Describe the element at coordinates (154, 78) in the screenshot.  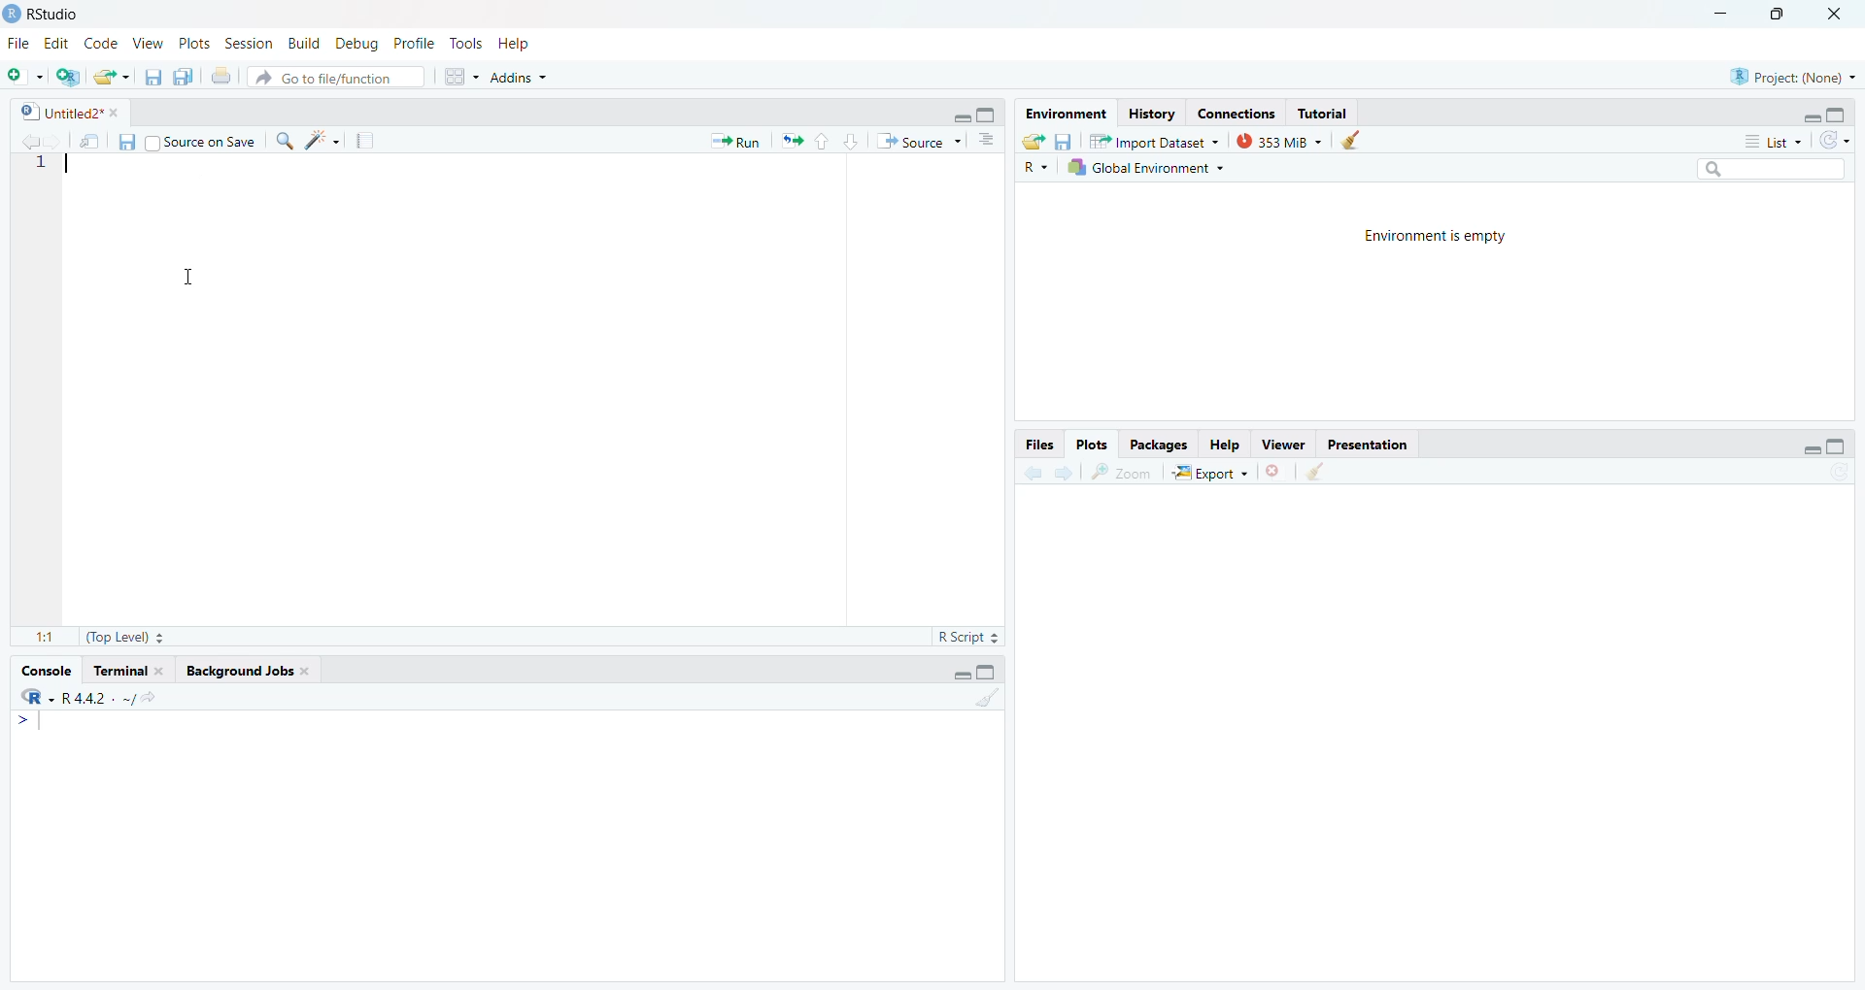
I see `save current file` at that location.